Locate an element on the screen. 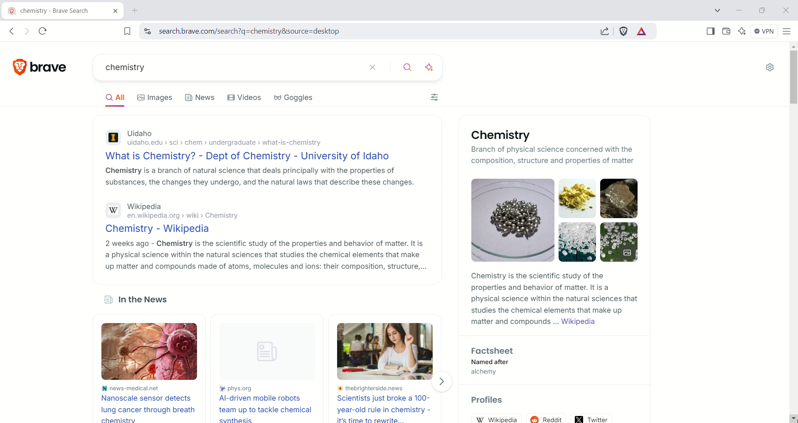 The image size is (798, 423). filters is located at coordinates (436, 99).